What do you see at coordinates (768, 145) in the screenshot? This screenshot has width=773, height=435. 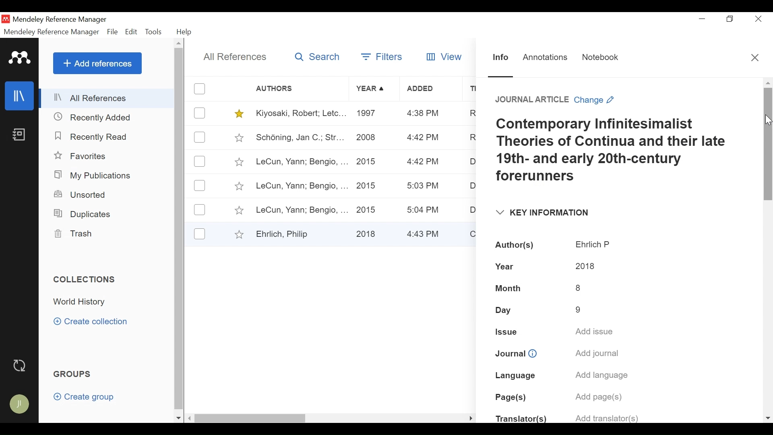 I see `Vertical Scroll bar` at bounding box center [768, 145].